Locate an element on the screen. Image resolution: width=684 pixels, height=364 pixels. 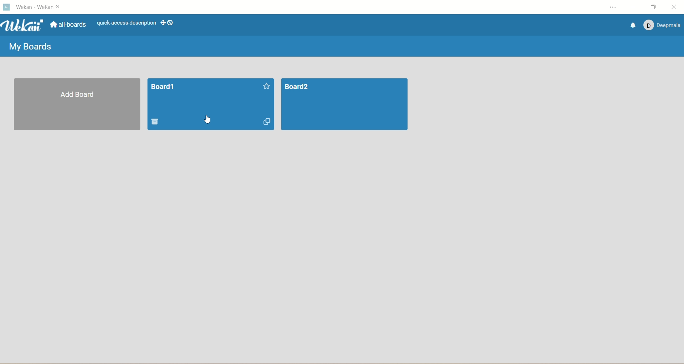
my boards is located at coordinates (32, 47).